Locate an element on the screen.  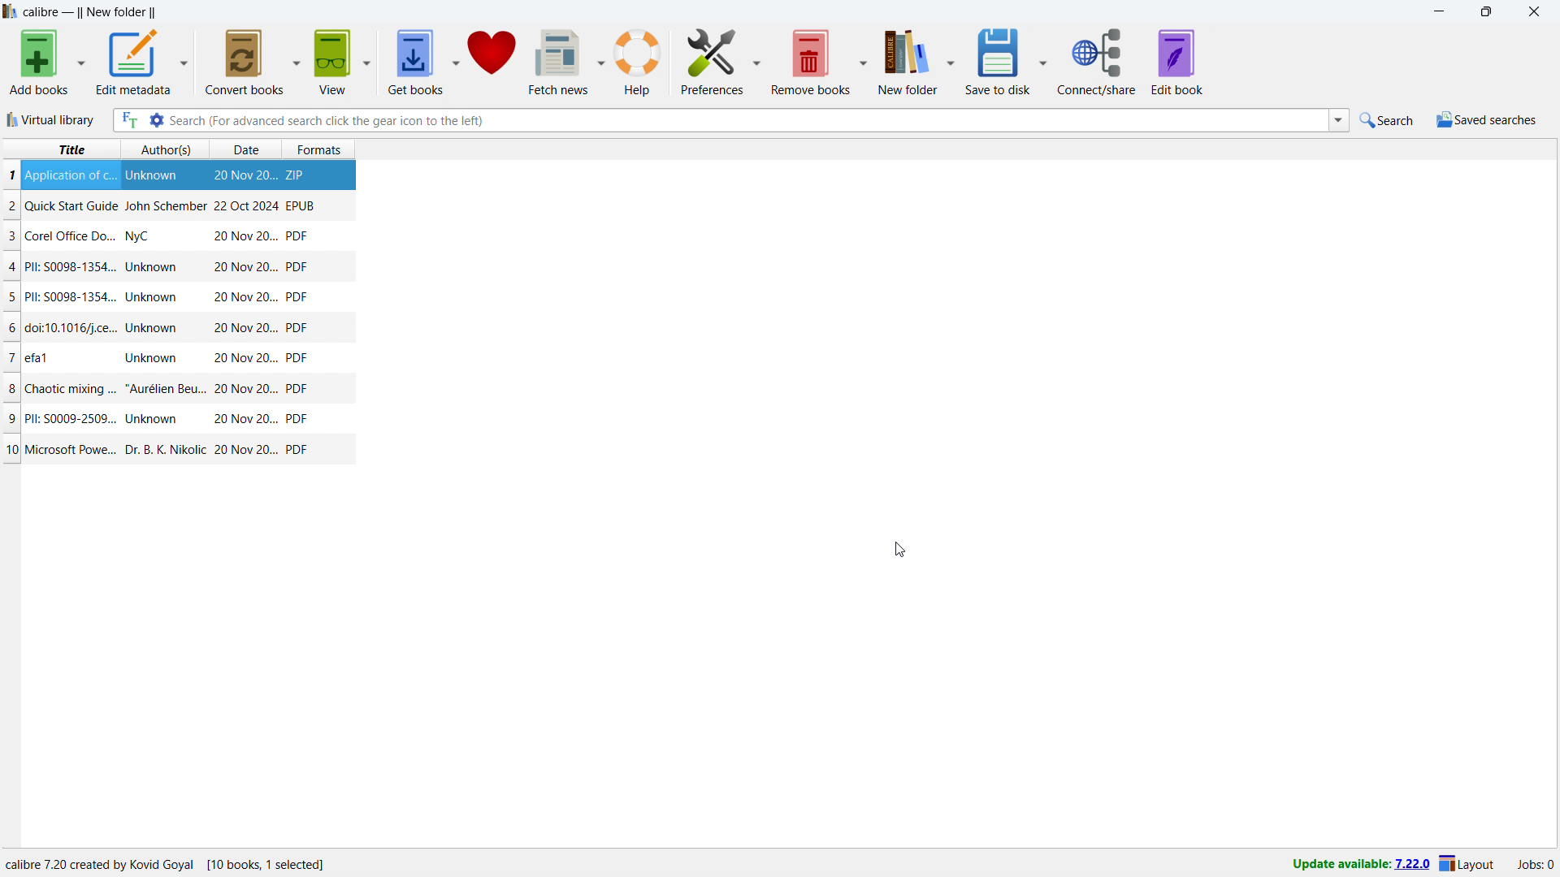
connect/share is located at coordinates (1114, 62).